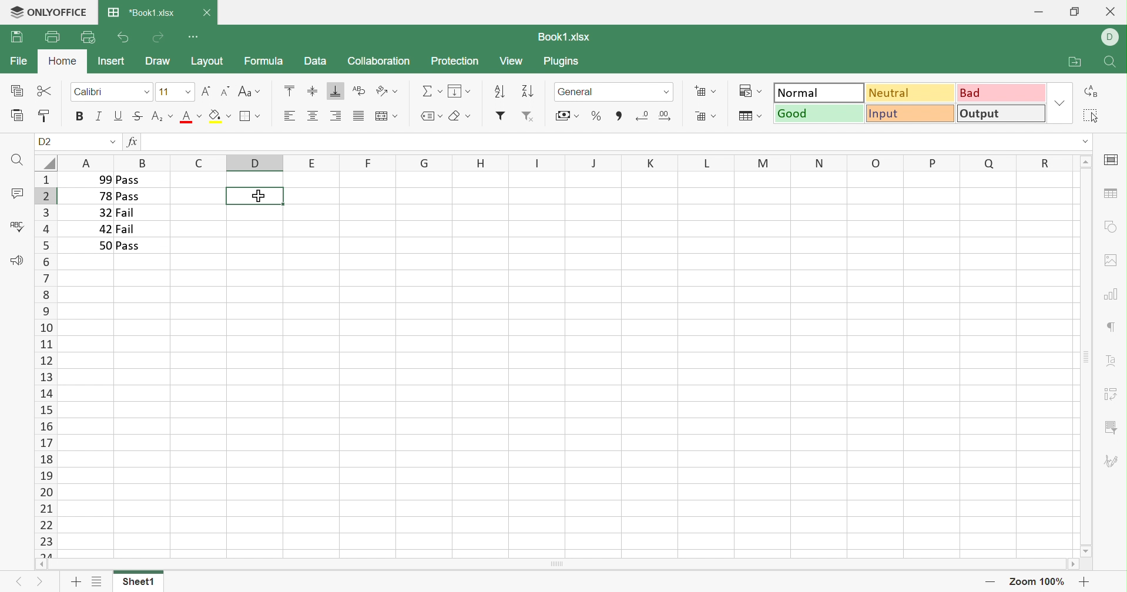 Image resolution: width=1127 pixels, height=592 pixels. Describe the element at coordinates (226, 90) in the screenshot. I see `Font decrement` at that location.